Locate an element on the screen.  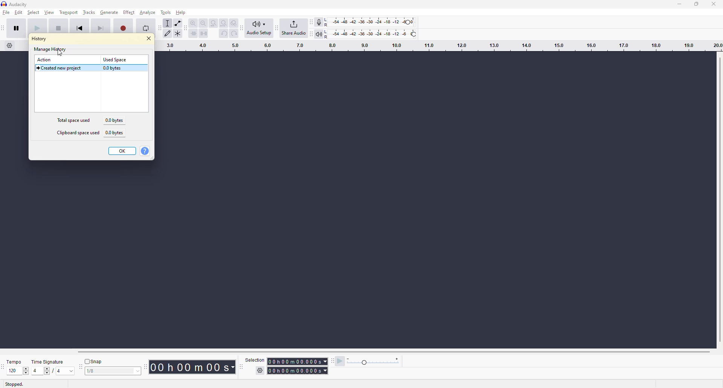
fit selection to width is located at coordinates (214, 24).